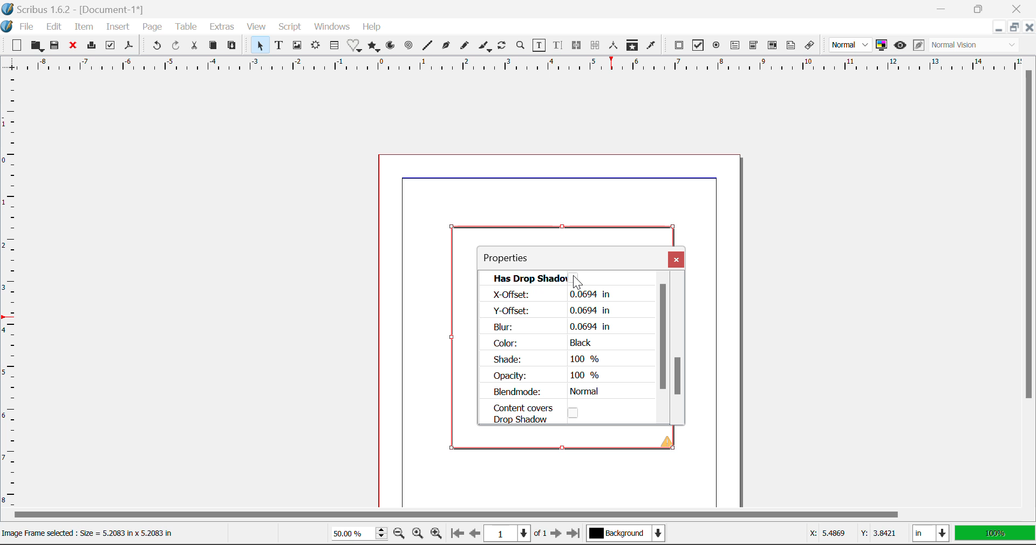 This screenshot has width=1036, height=545. I want to click on Preview, so click(900, 44).